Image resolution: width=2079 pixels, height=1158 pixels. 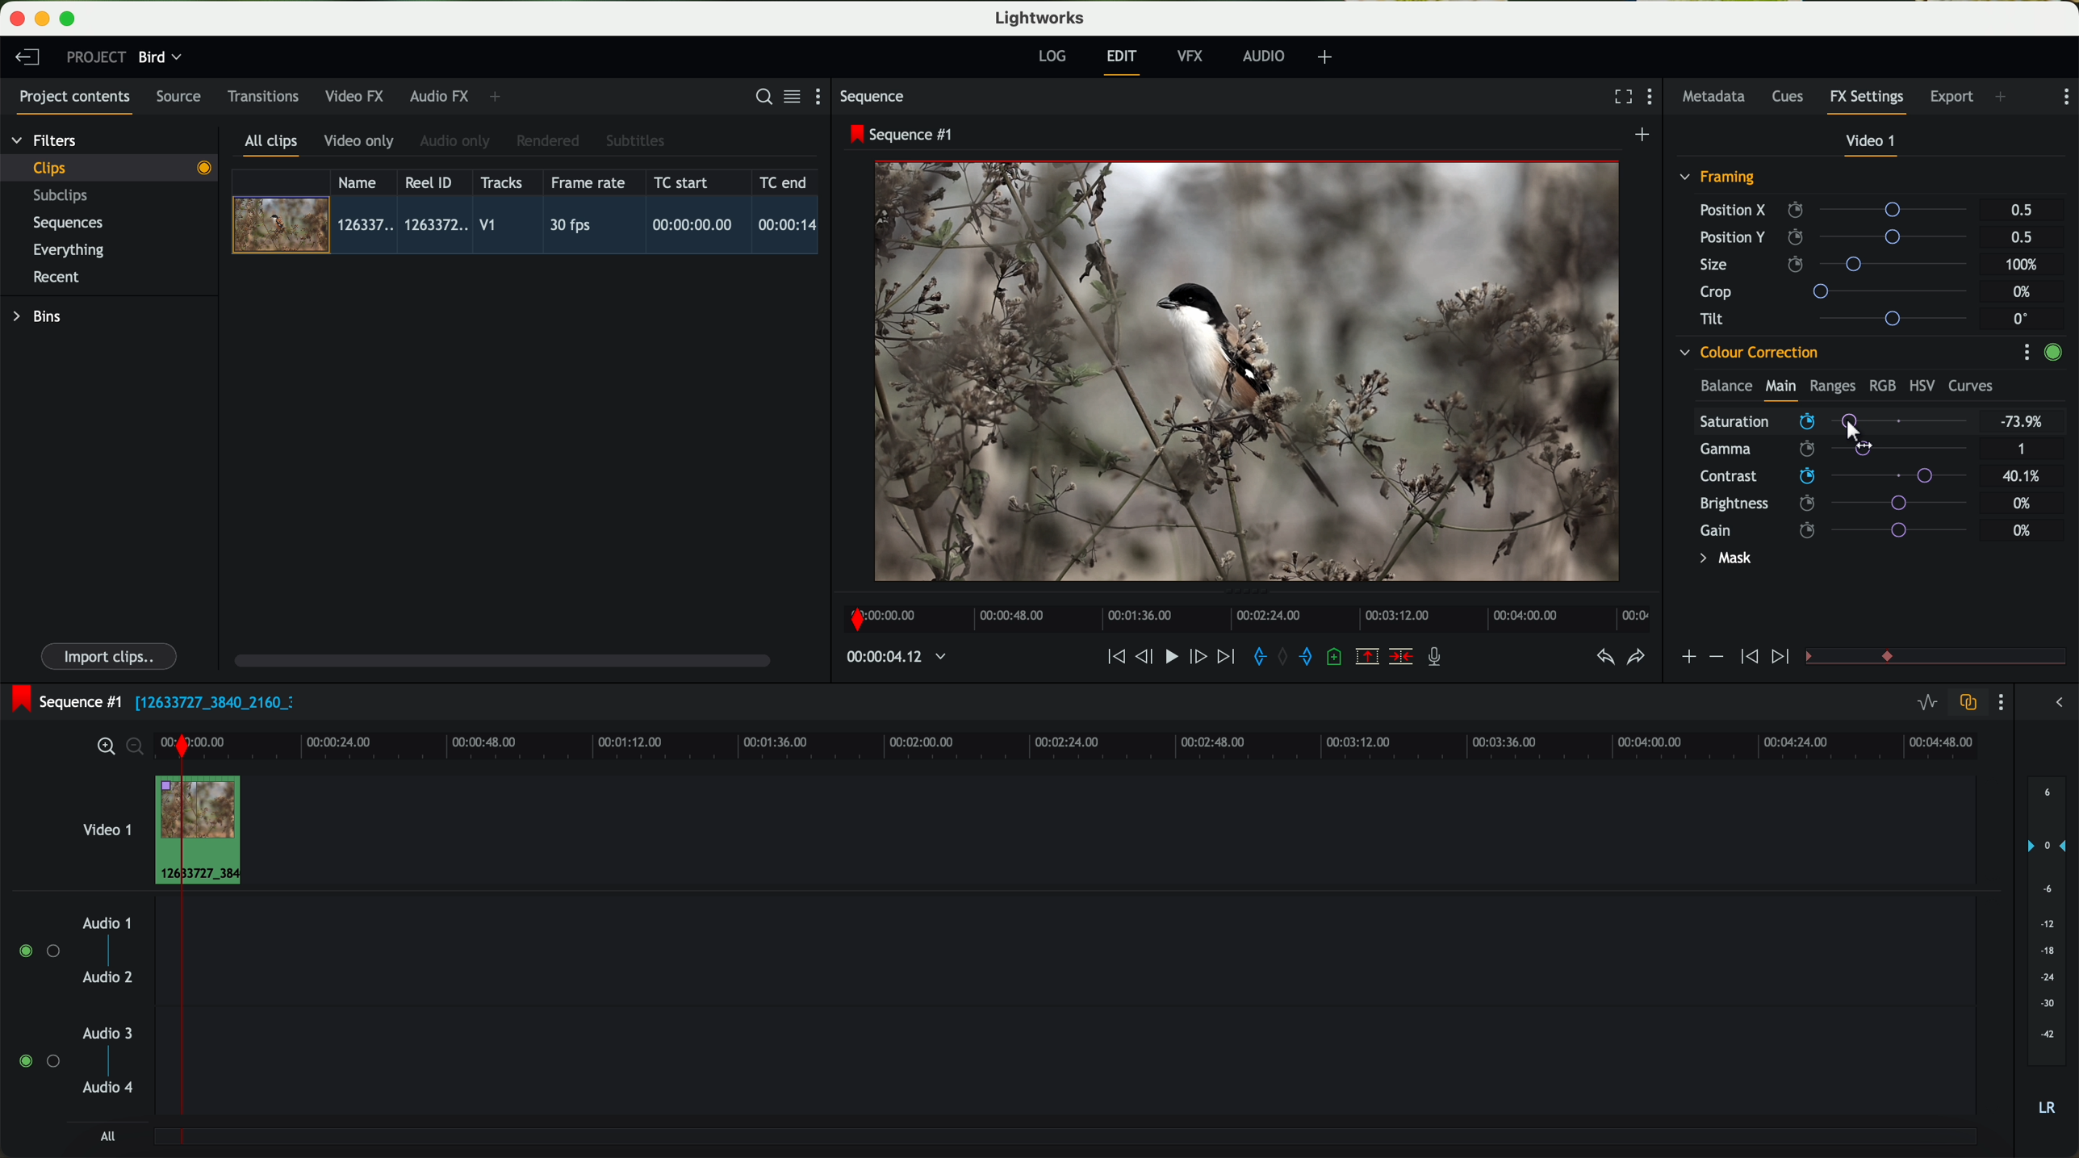 I want to click on audio 3, so click(x=100, y=1032).